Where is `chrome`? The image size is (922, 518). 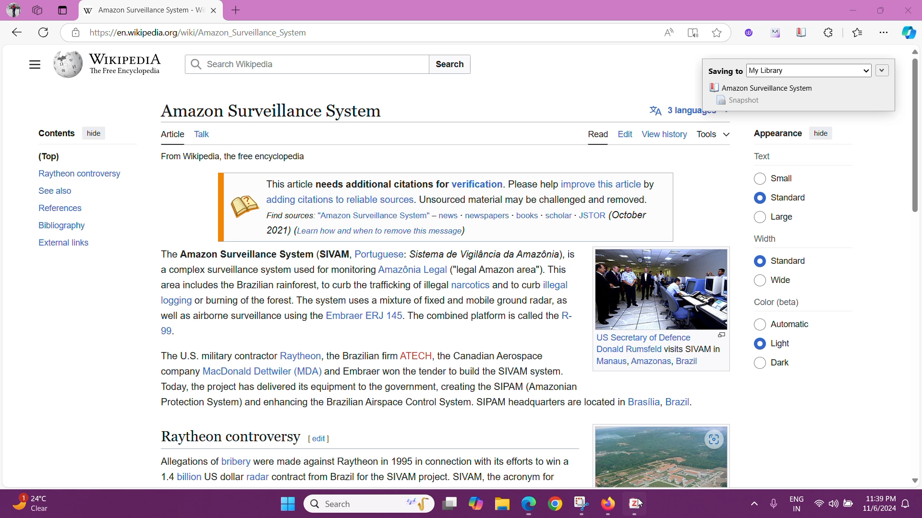
chrome is located at coordinates (557, 505).